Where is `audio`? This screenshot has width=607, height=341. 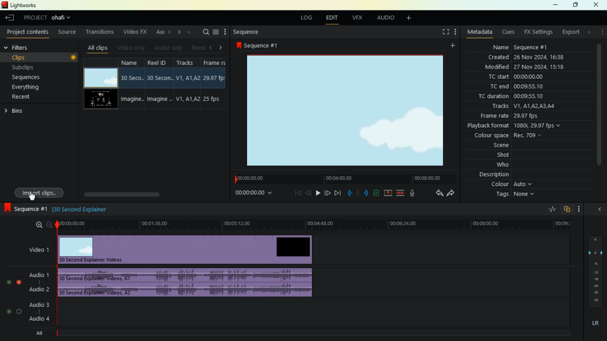
audio is located at coordinates (386, 19).